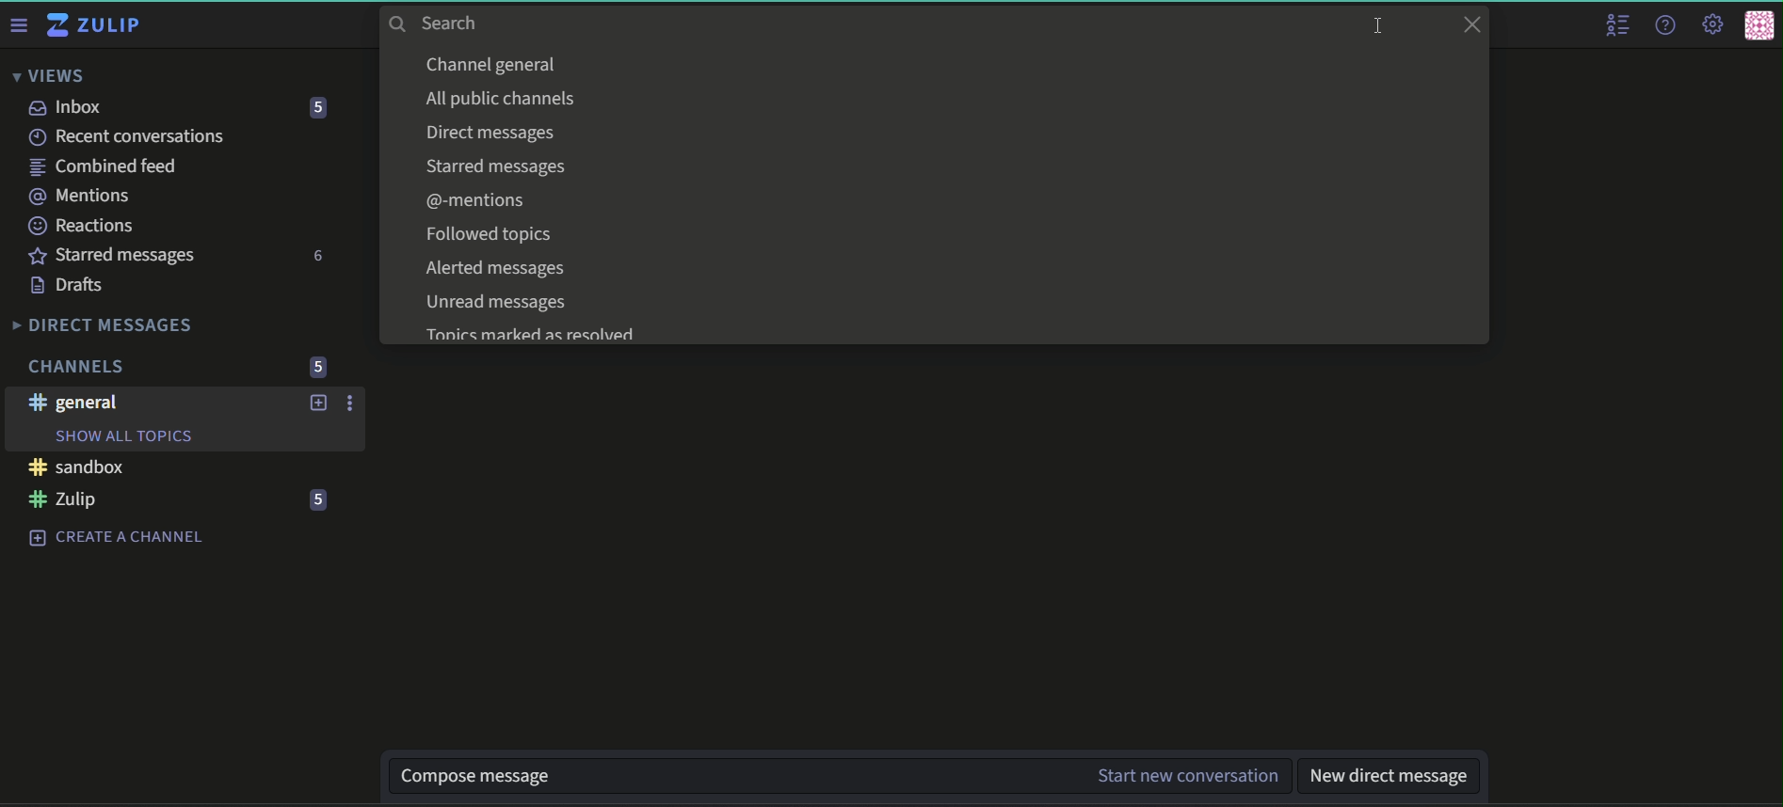 This screenshot has width=1783, height=807. Describe the element at coordinates (1390, 774) in the screenshot. I see `textbox` at that location.